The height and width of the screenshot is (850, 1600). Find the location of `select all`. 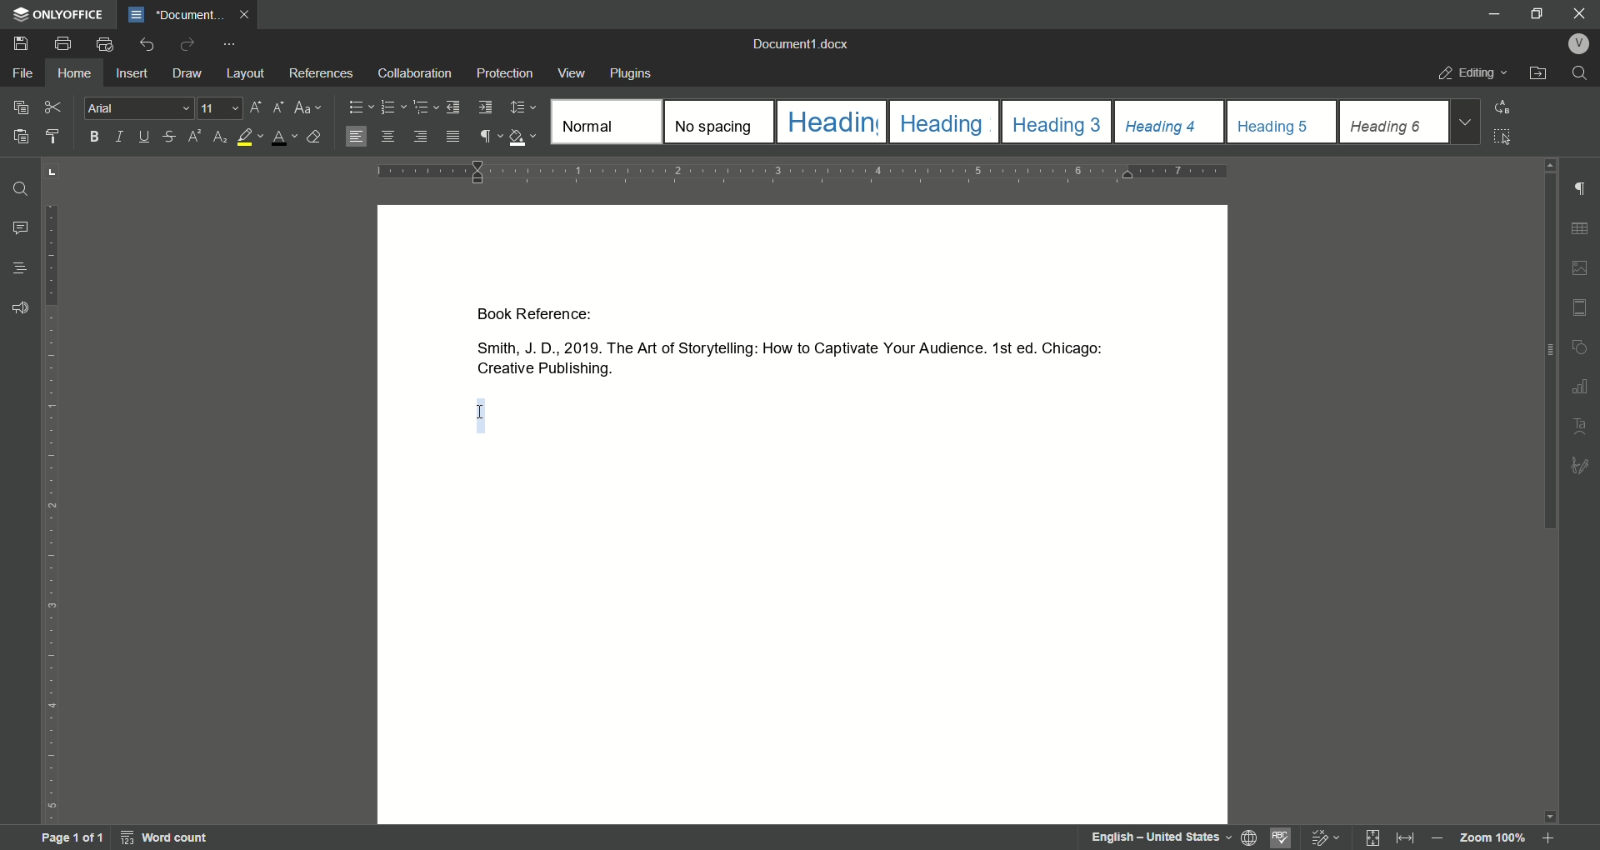

select all is located at coordinates (1504, 137).